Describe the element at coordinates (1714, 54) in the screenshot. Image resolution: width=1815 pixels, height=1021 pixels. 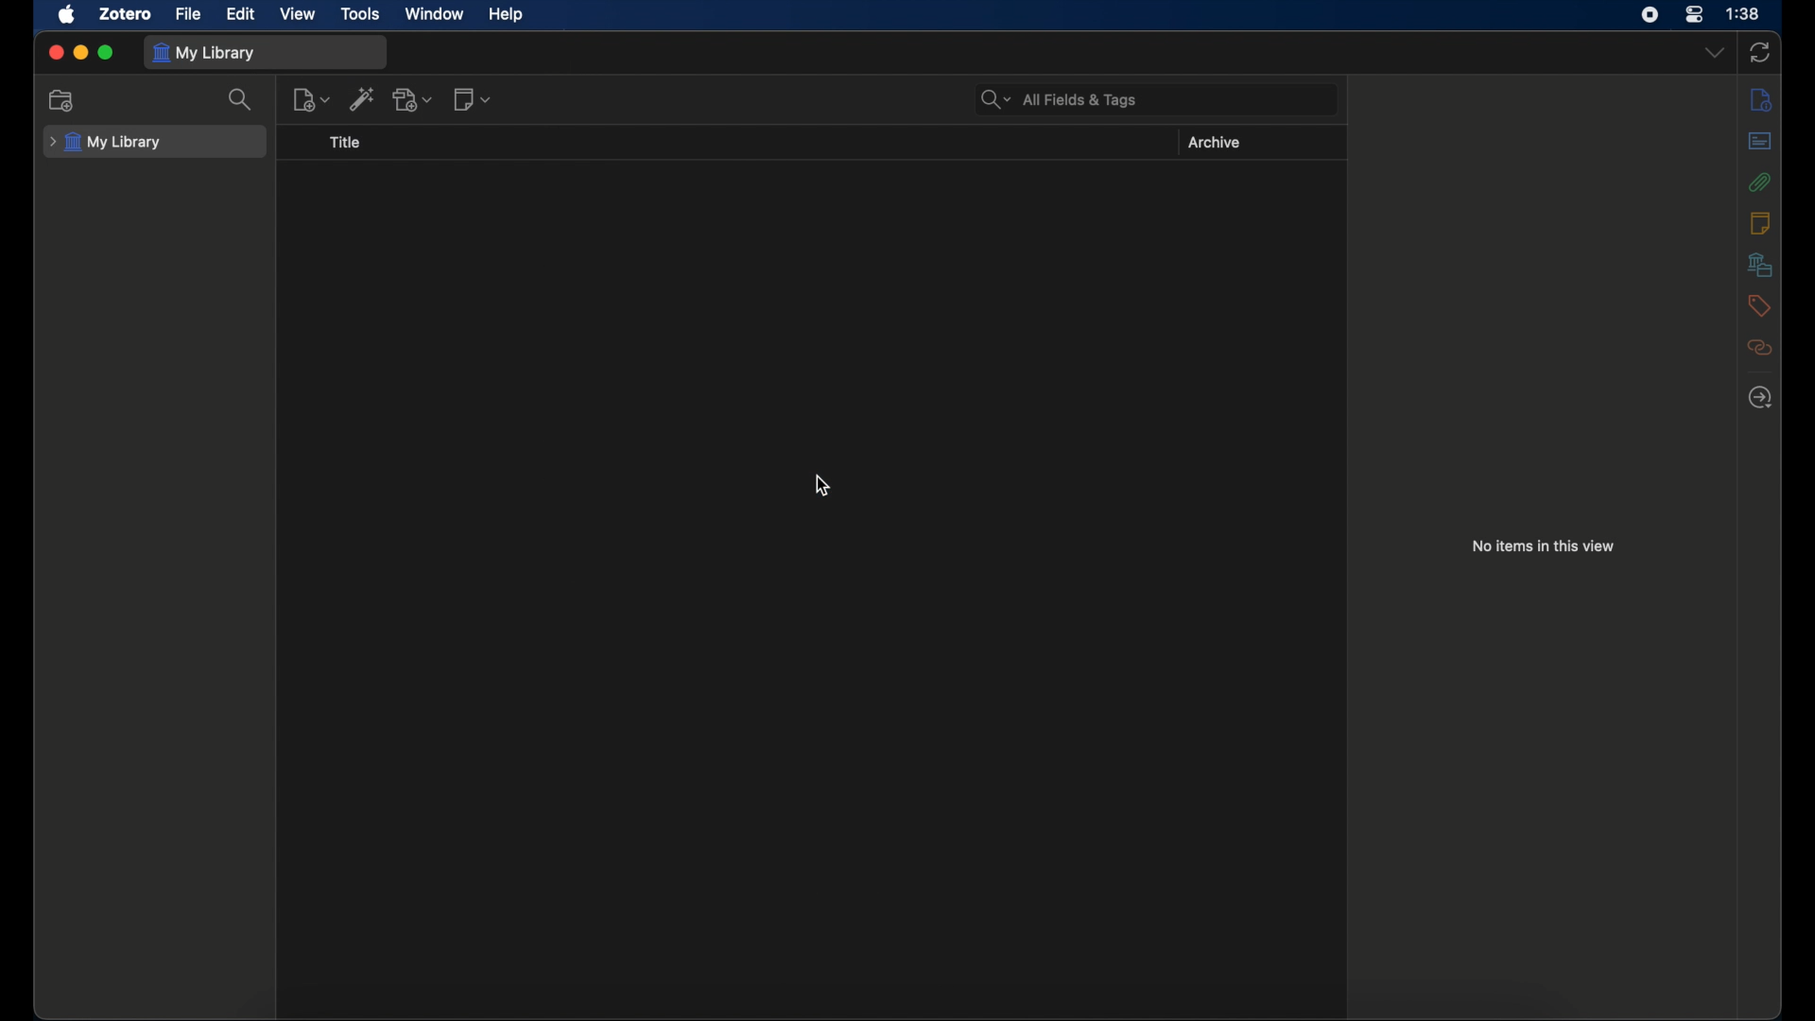
I see `dropdown` at that location.